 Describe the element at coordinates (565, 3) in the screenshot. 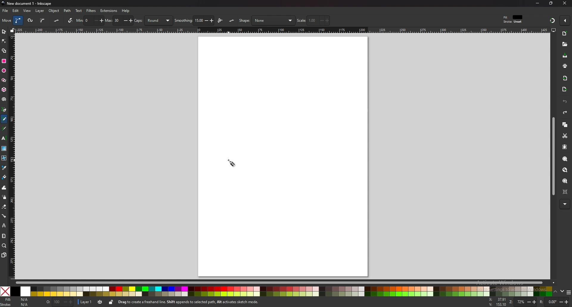

I see `close` at that location.